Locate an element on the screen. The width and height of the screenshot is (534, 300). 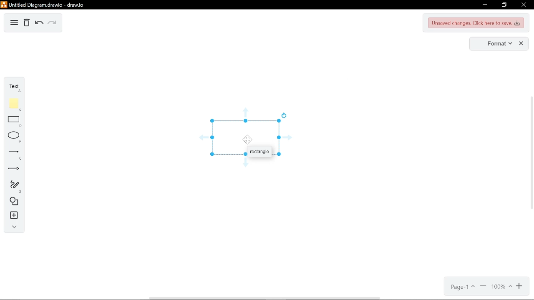
minimize is located at coordinates (484, 5).